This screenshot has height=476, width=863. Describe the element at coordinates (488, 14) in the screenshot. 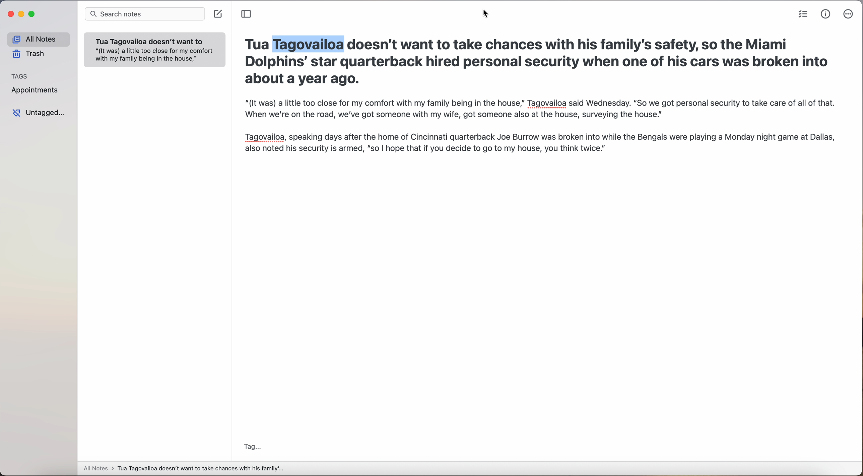

I see `cursor` at that location.